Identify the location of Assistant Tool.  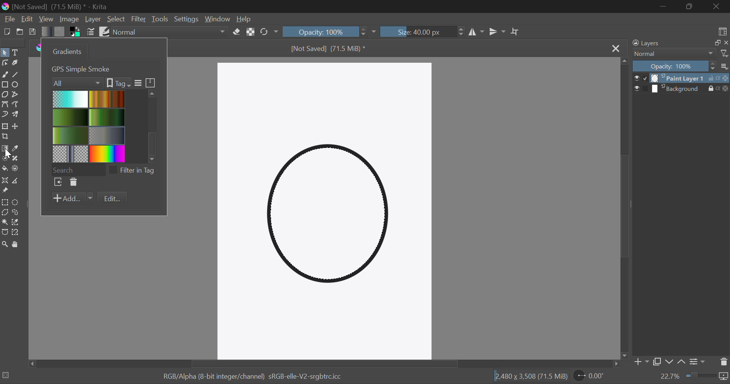
(5, 180).